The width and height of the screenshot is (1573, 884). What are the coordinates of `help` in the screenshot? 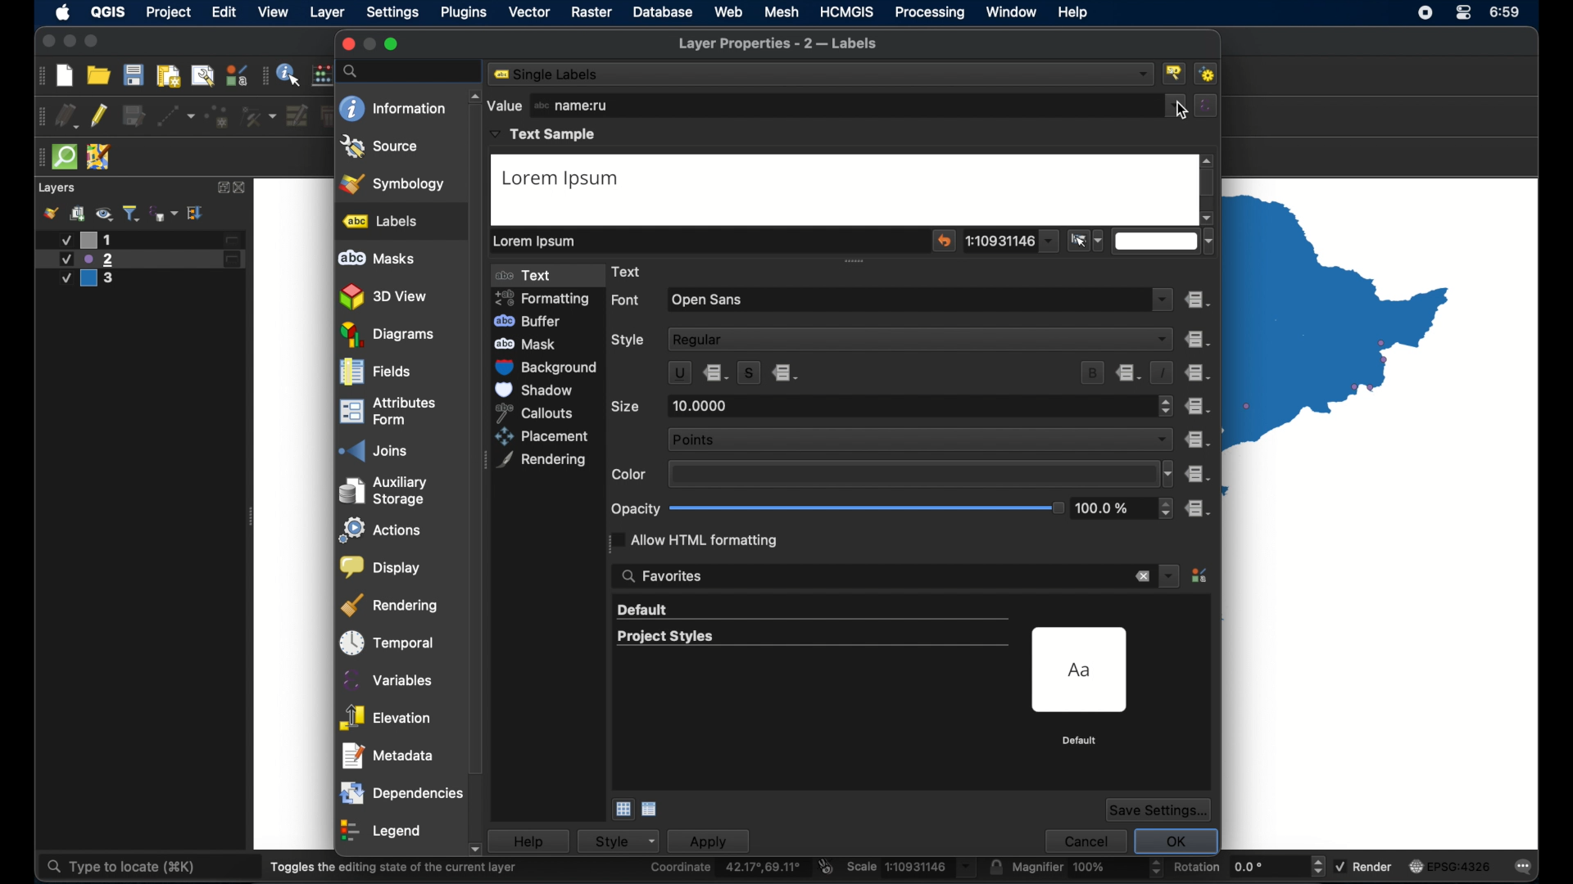 It's located at (537, 841).